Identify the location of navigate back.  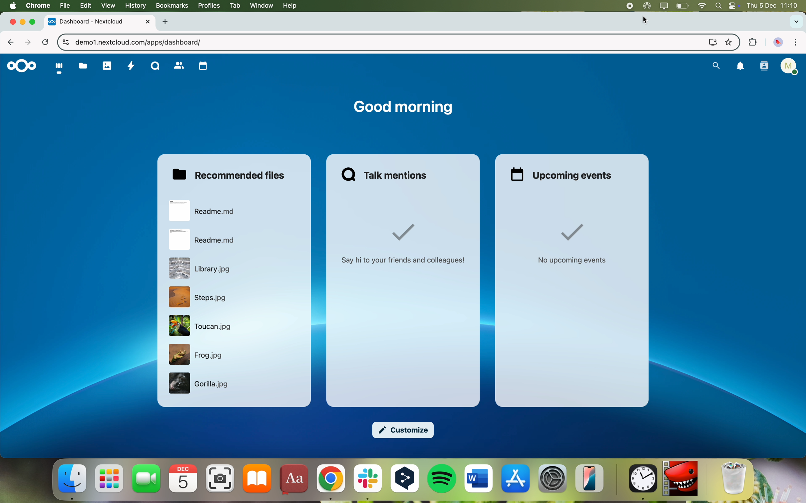
(14, 44).